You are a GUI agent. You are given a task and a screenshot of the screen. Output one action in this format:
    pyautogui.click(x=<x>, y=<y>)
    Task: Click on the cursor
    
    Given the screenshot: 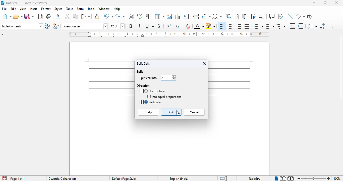 What is the action you would take?
    pyautogui.click(x=178, y=113)
    